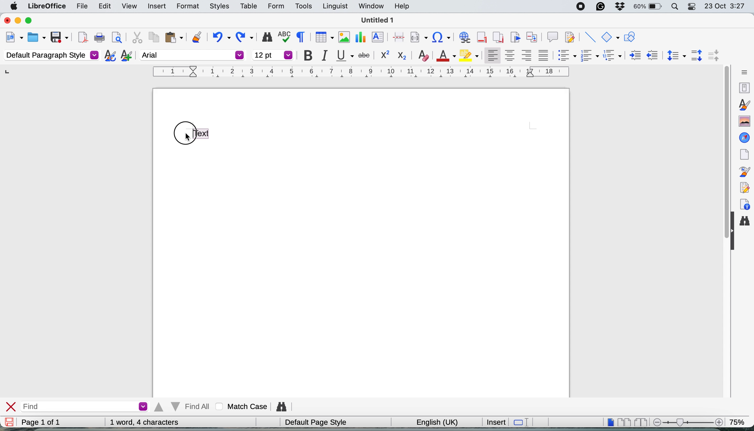 This screenshot has height=431, width=754. I want to click on word and character count, so click(145, 422).